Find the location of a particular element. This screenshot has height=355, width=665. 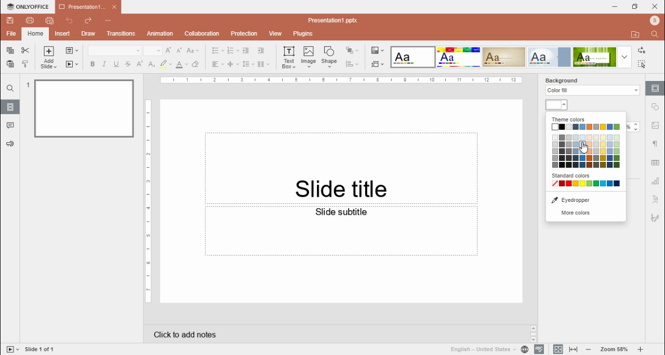

eyedropper is located at coordinates (569, 200).